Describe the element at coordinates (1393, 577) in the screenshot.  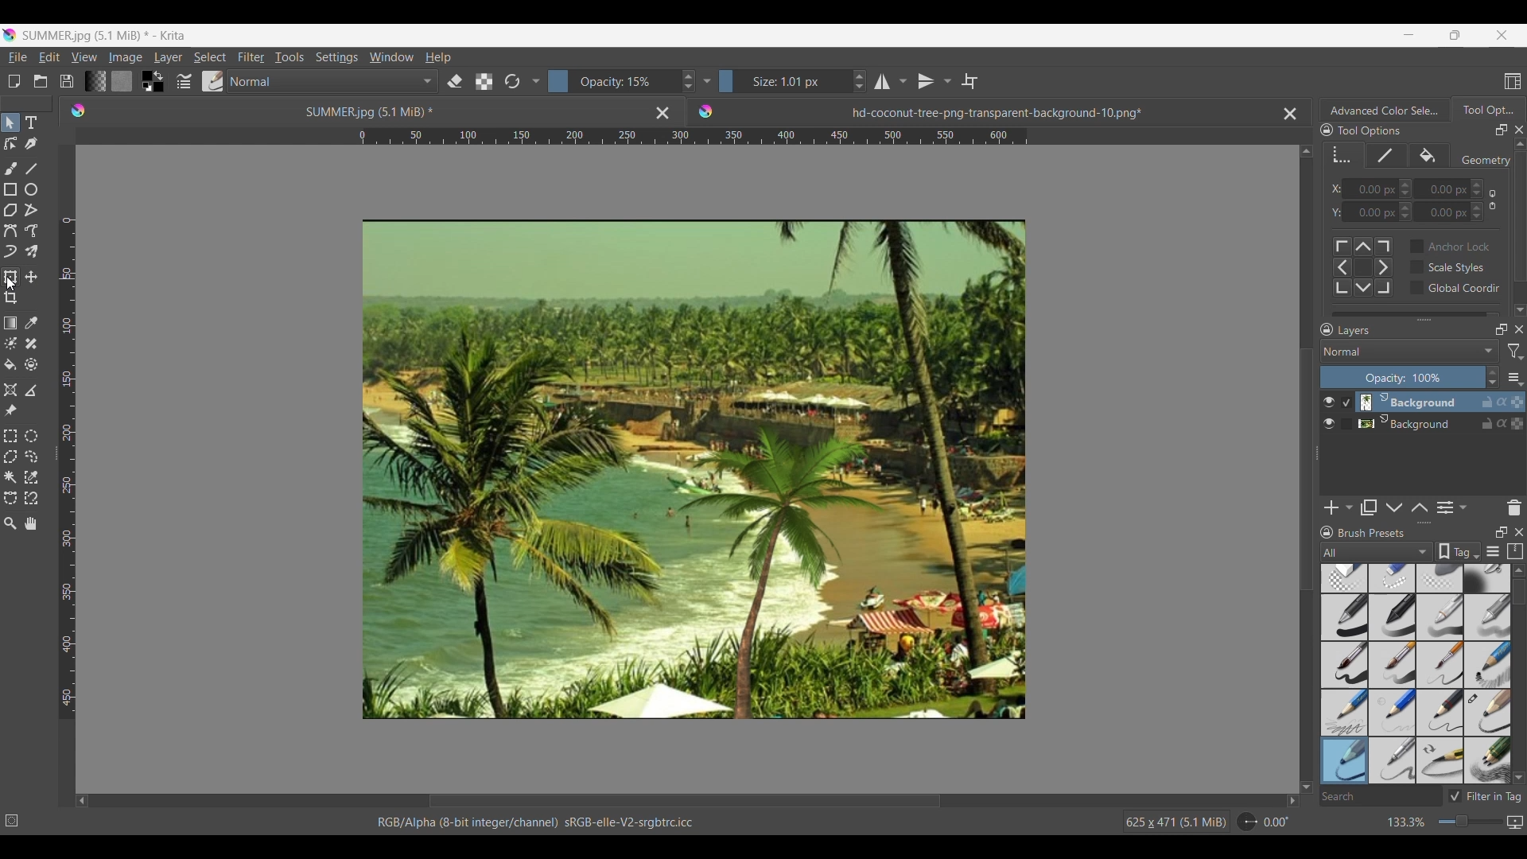
I see `Eraser small` at that location.